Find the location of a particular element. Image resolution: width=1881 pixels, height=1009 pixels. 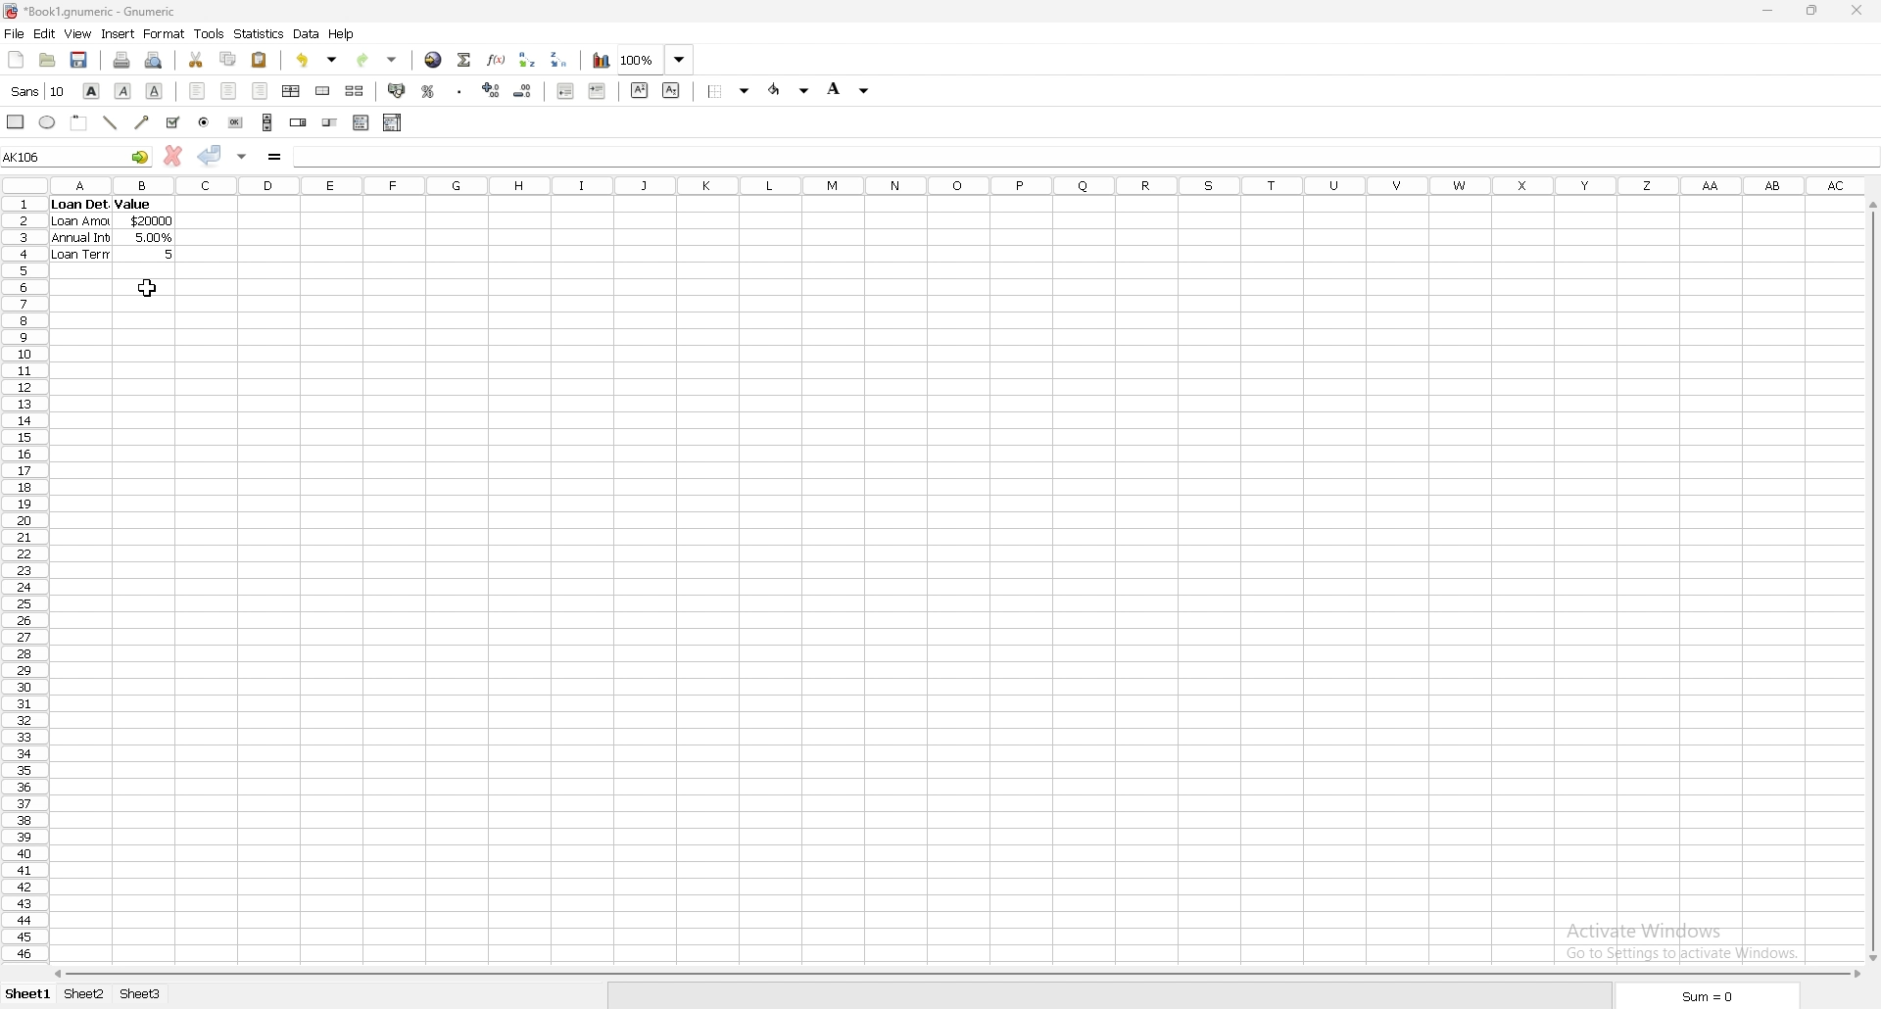

resize is located at coordinates (1814, 11).